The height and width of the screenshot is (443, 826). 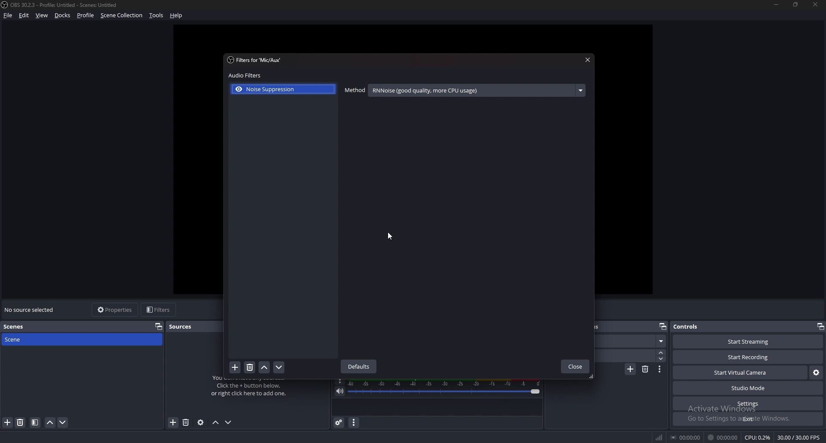 I want to click on profile, so click(x=86, y=16).